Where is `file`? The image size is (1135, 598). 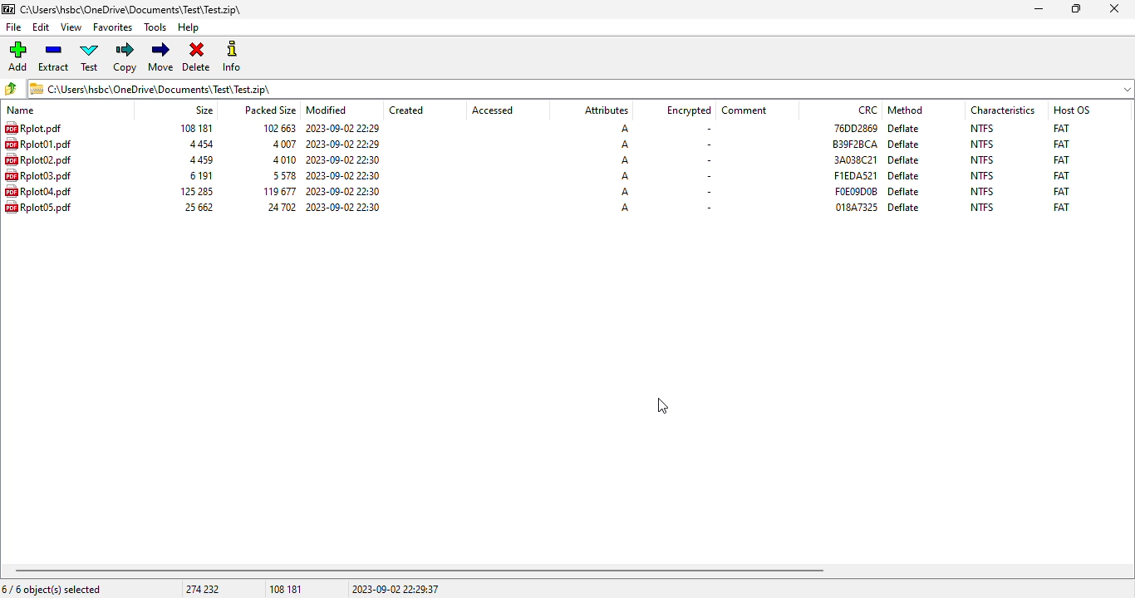 file is located at coordinates (38, 175).